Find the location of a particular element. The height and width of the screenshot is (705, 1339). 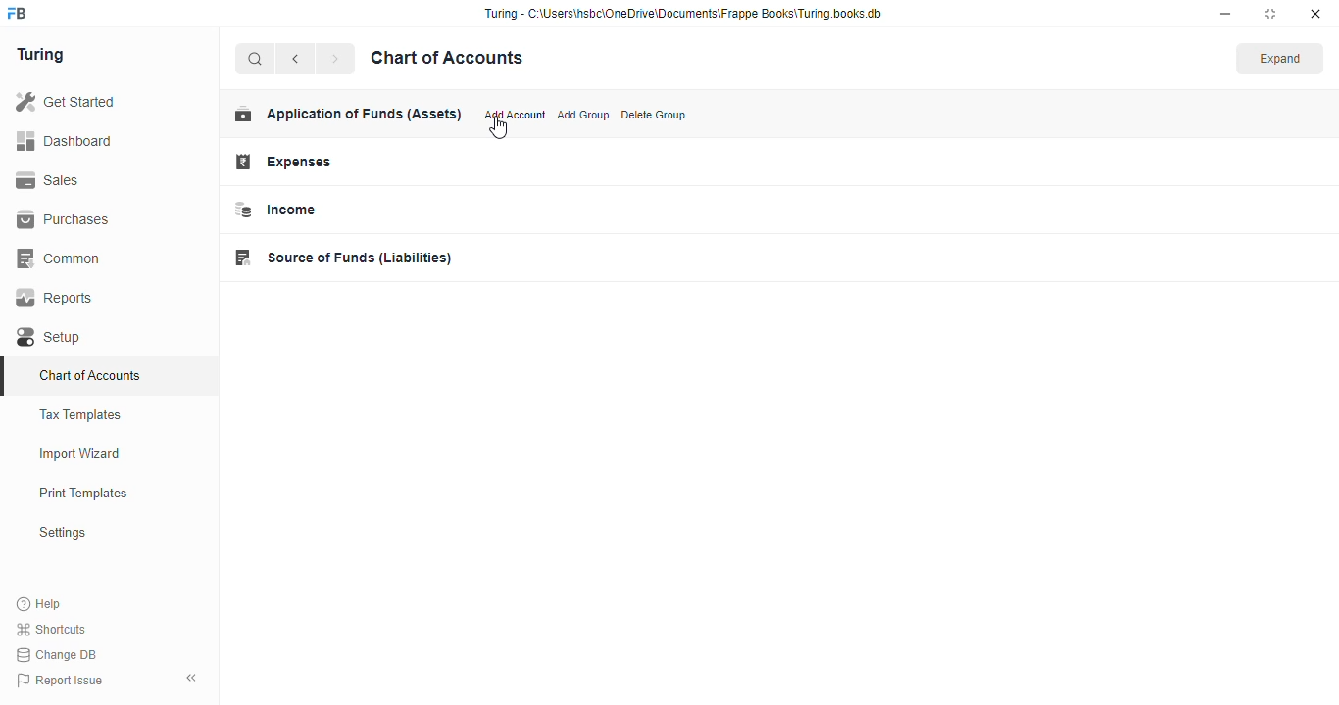

income is located at coordinates (275, 210).